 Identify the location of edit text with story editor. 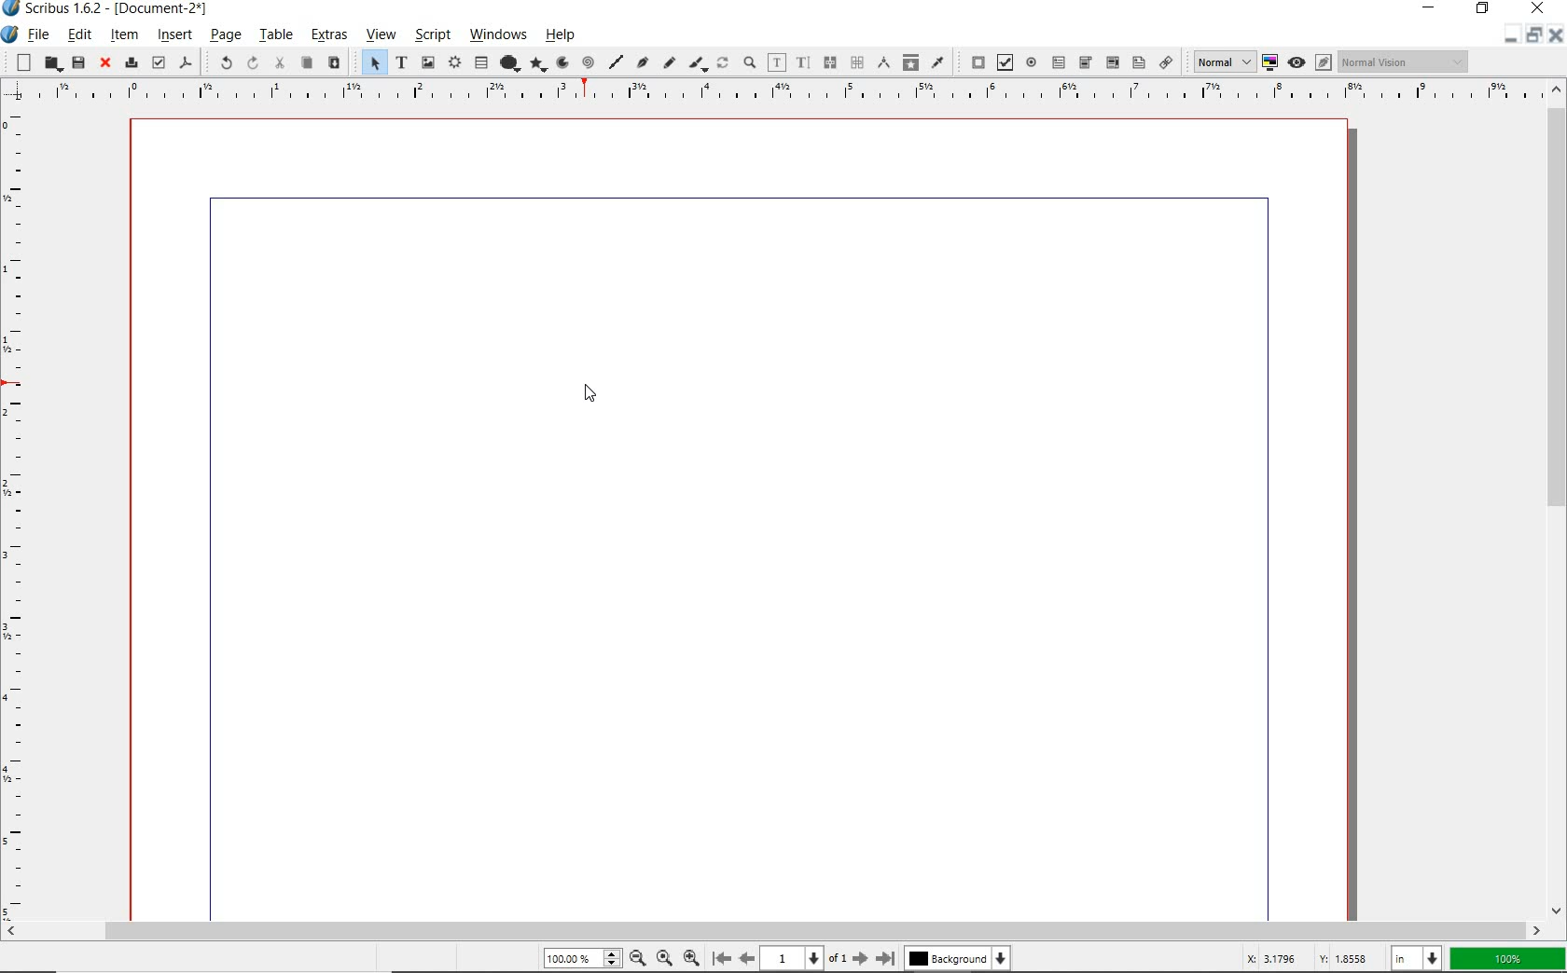
(804, 62).